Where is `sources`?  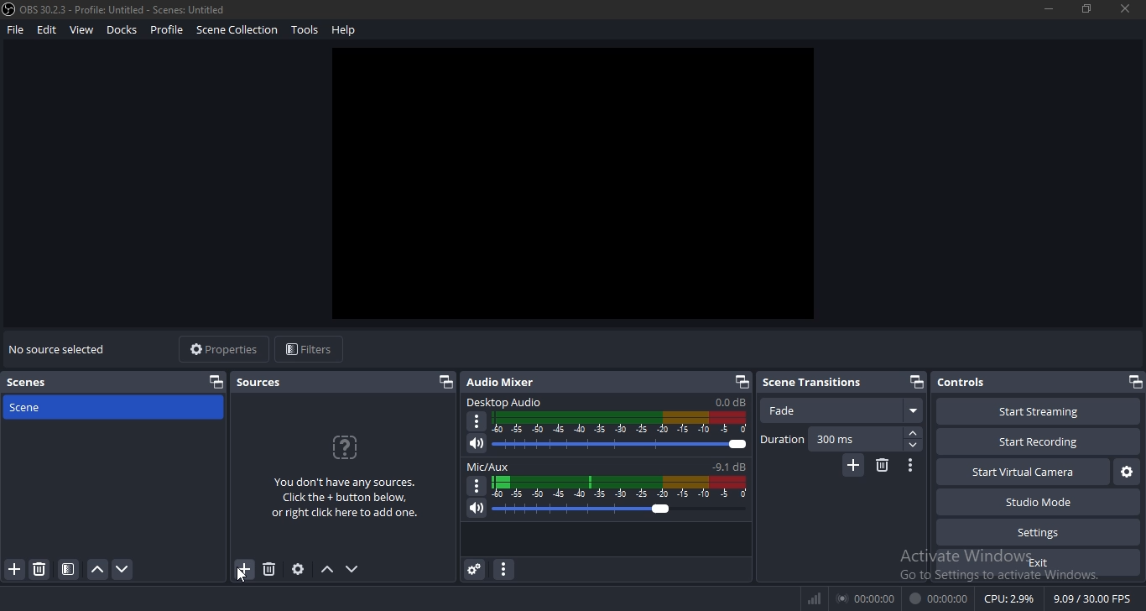 sources is located at coordinates (262, 381).